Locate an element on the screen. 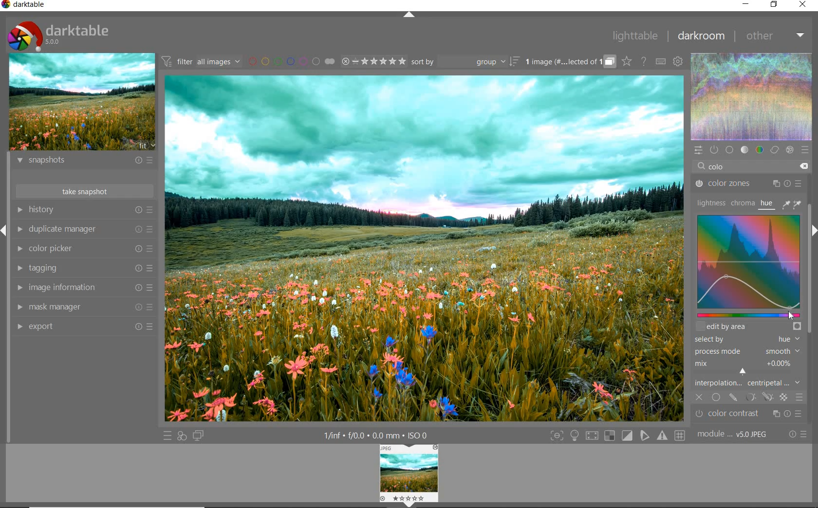 The image size is (818, 508). tagging is located at coordinates (83, 269).